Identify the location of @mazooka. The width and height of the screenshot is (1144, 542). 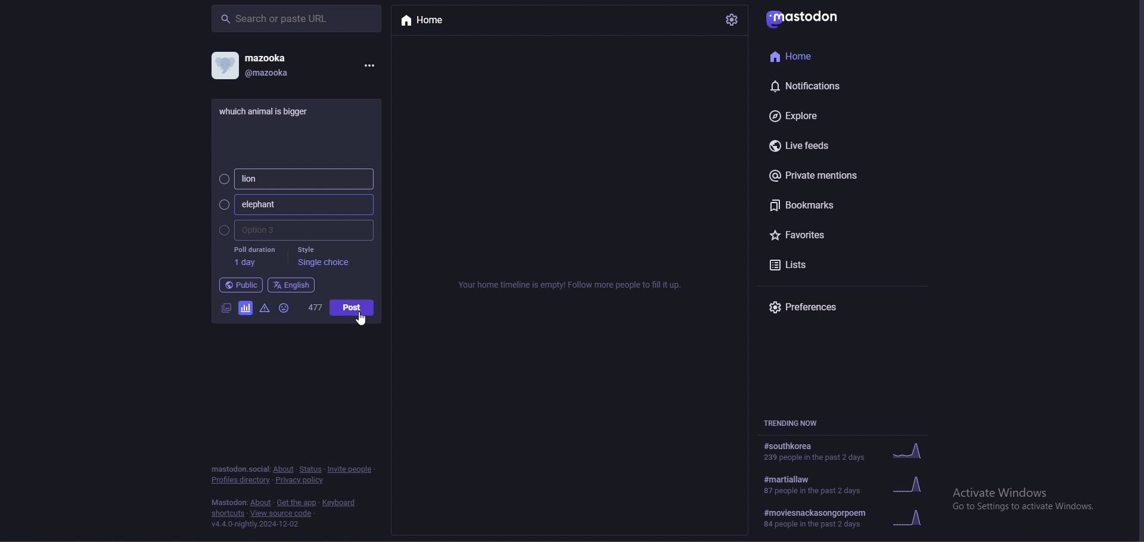
(271, 73).